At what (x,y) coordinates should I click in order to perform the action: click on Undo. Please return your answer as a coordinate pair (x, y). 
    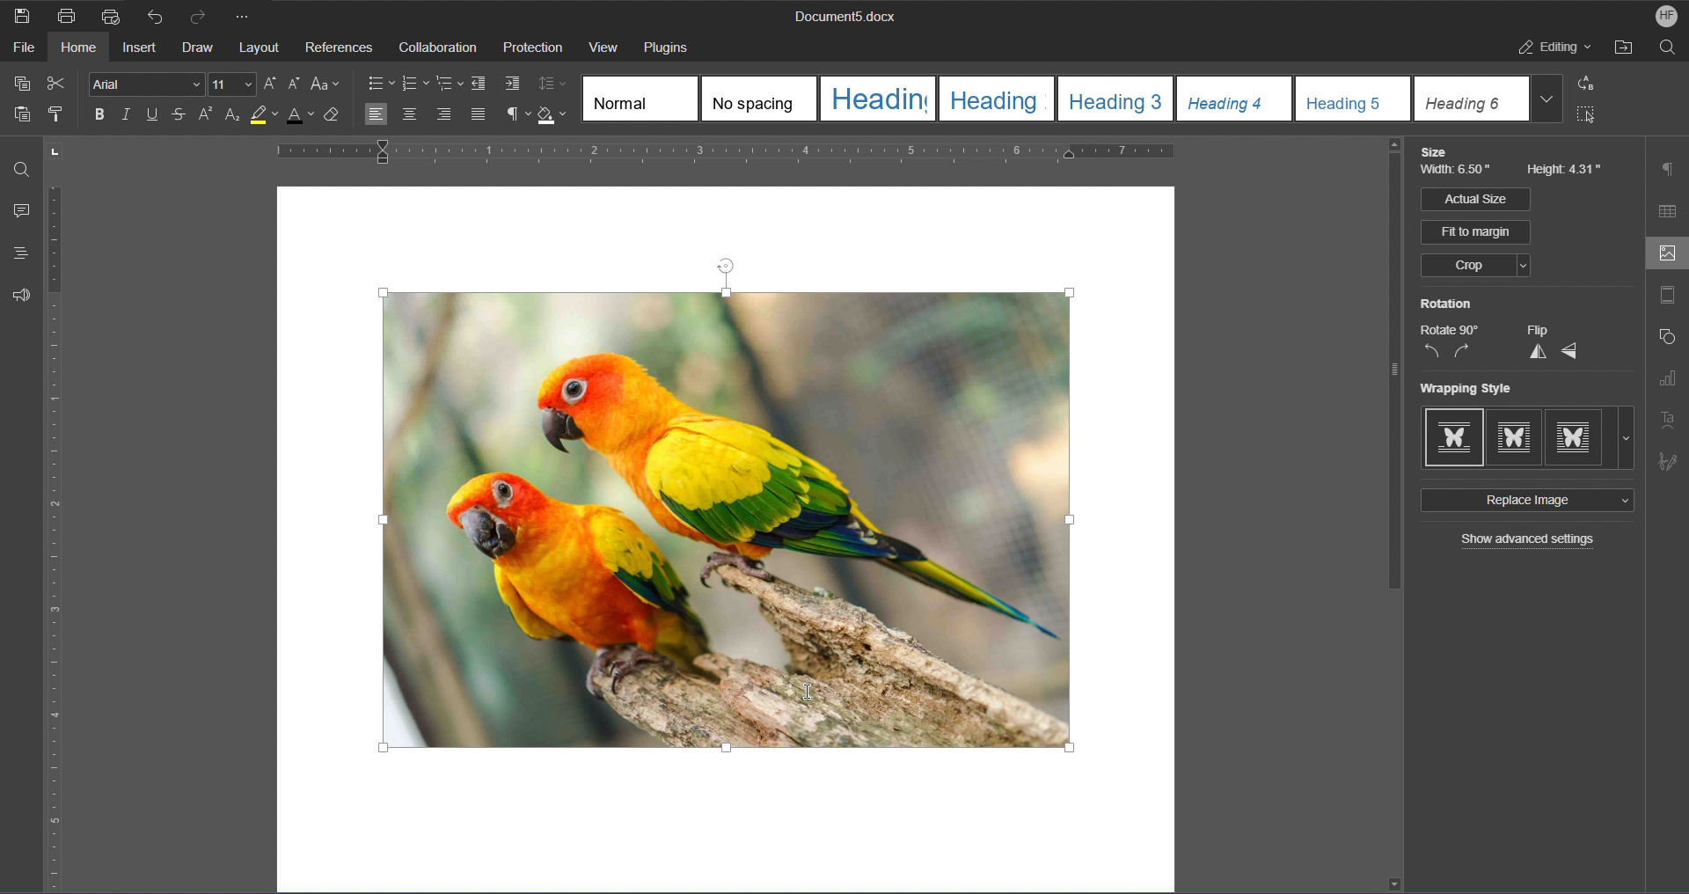
    Looking at the image, I should click on (155, 15).